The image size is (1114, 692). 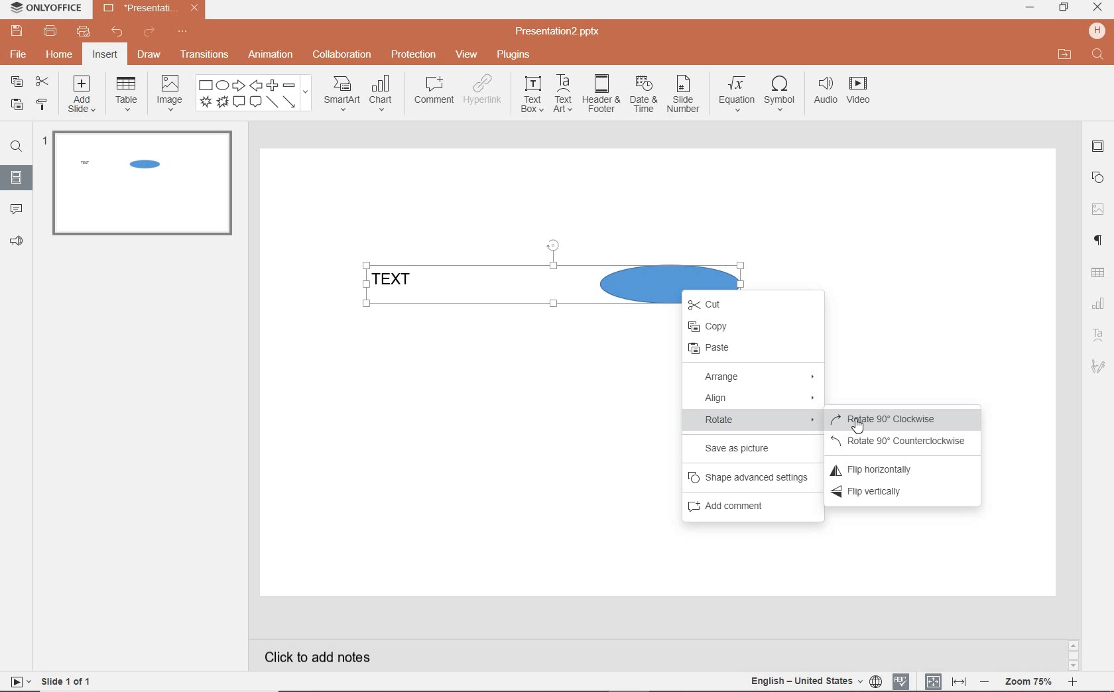 What do you see at coordinates (1098, 273) in the screenshot?
I see `TABLE SETTINGS` at bounding box center [1098, 273].